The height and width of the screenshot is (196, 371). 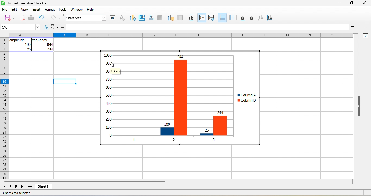 What do you see at coordinates (142, 17) in the screenshot?
I see `chart area` at bounding box center [142, 17].